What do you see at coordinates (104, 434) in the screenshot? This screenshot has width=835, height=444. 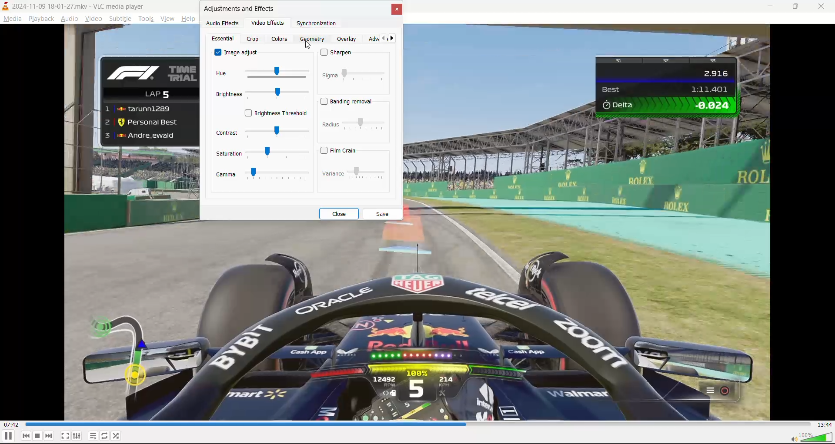 I see `loop` at bounding box center [104, 434].